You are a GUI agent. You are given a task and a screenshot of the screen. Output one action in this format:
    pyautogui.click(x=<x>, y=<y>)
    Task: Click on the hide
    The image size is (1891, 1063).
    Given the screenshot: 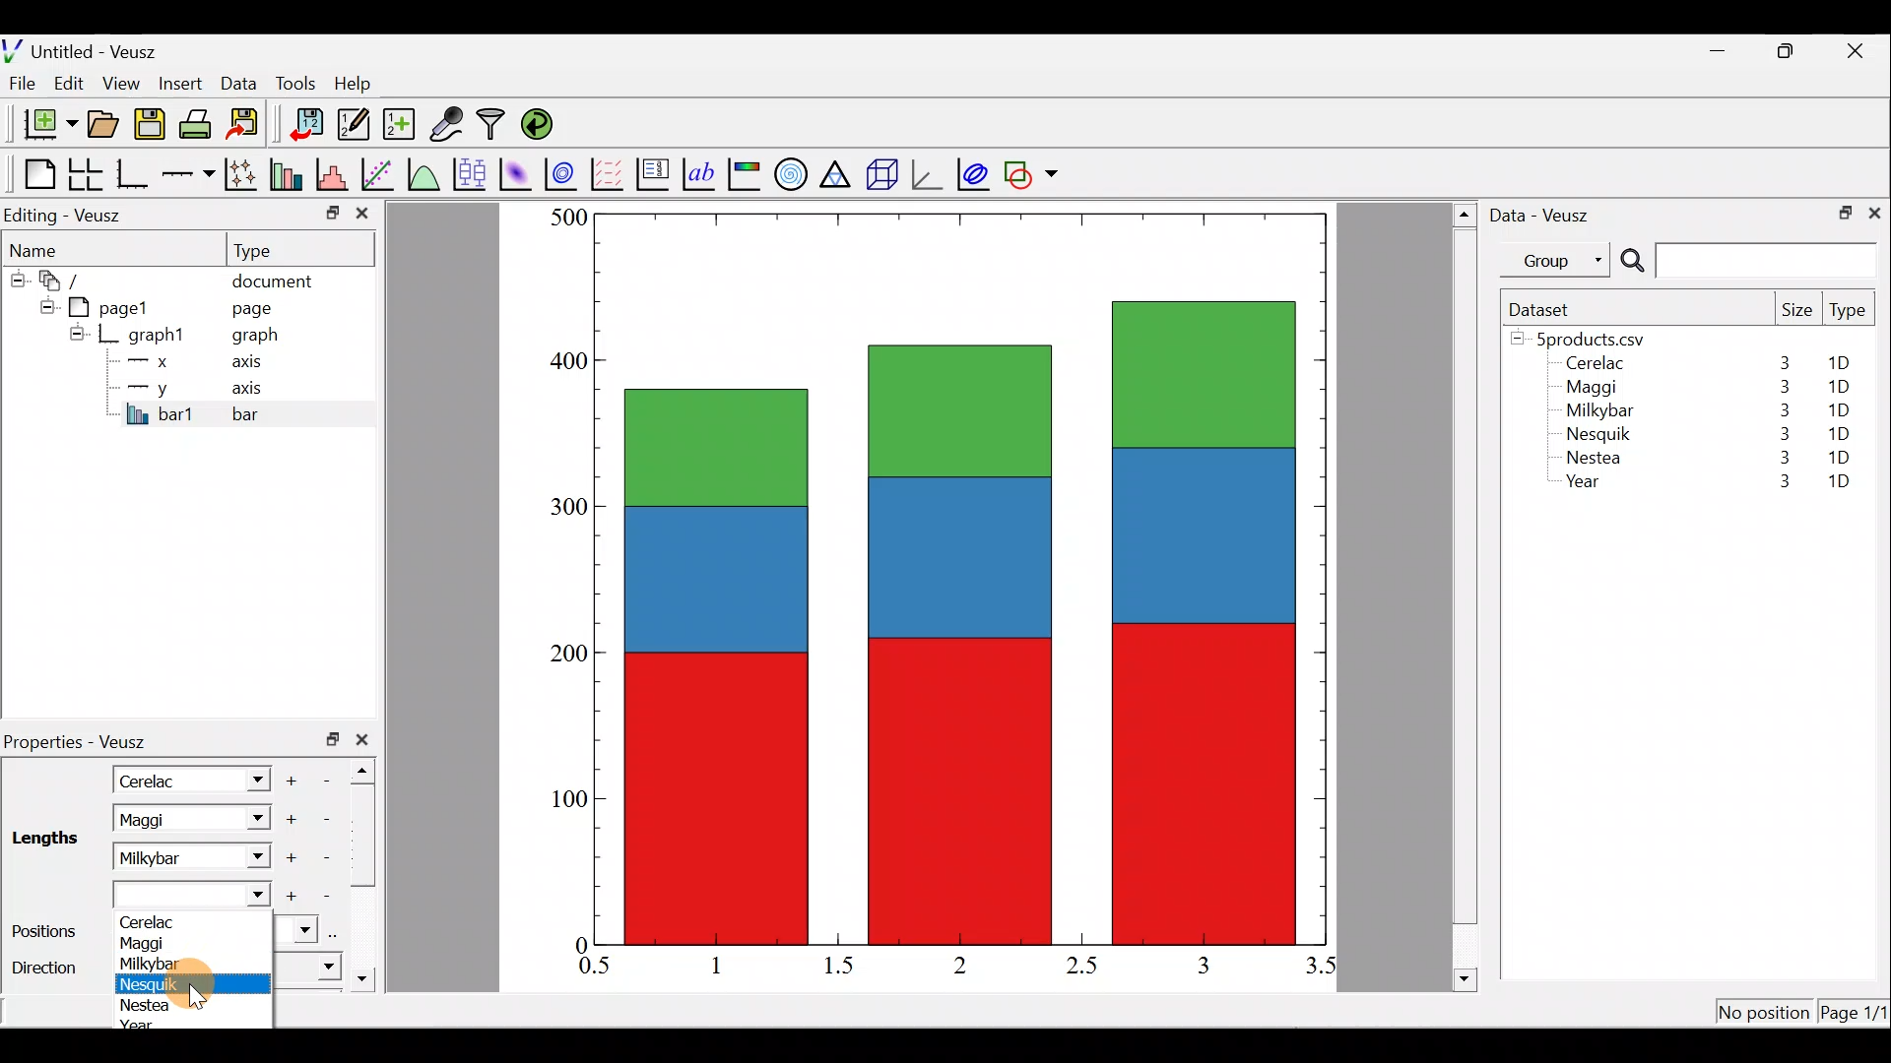 What is the action you would take?
    pyautogui.click(x=16, y=277)
    